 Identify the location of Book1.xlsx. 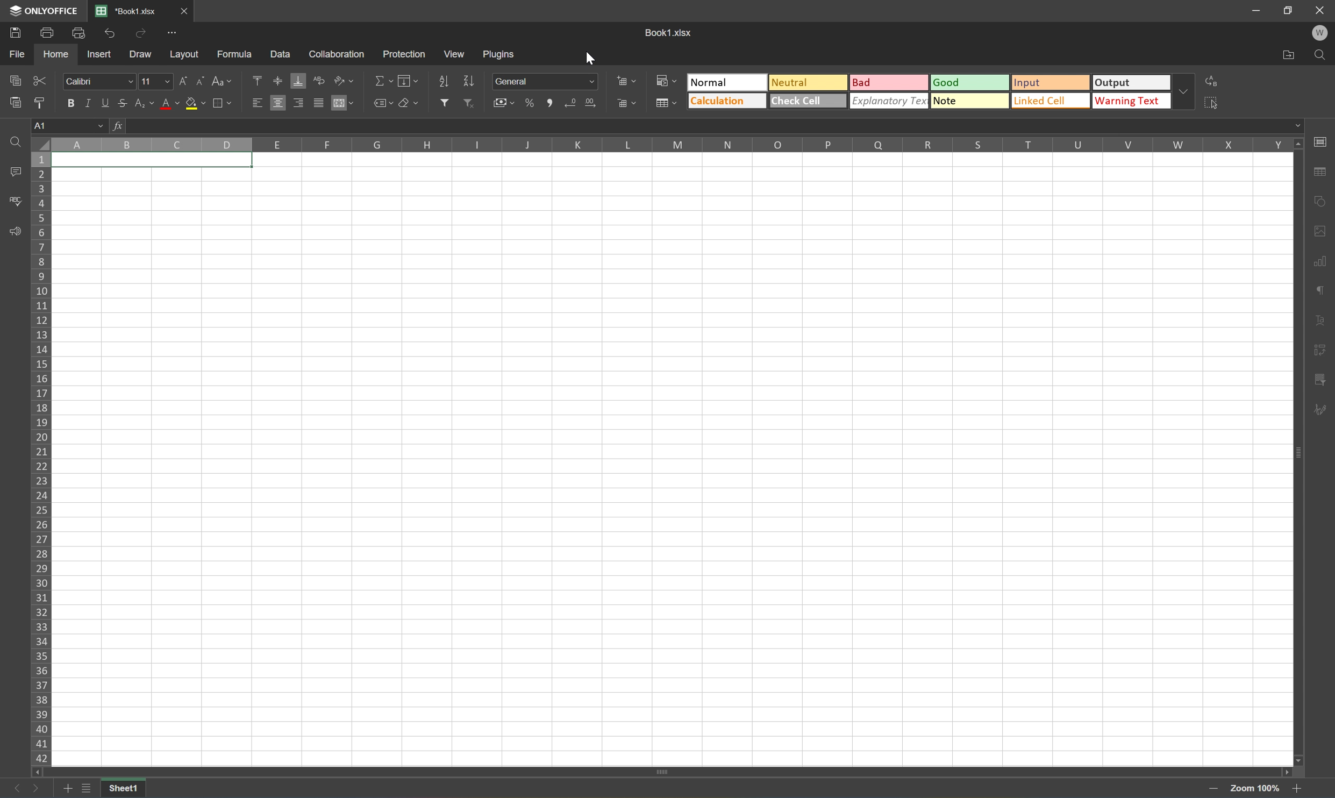
(125, 11).